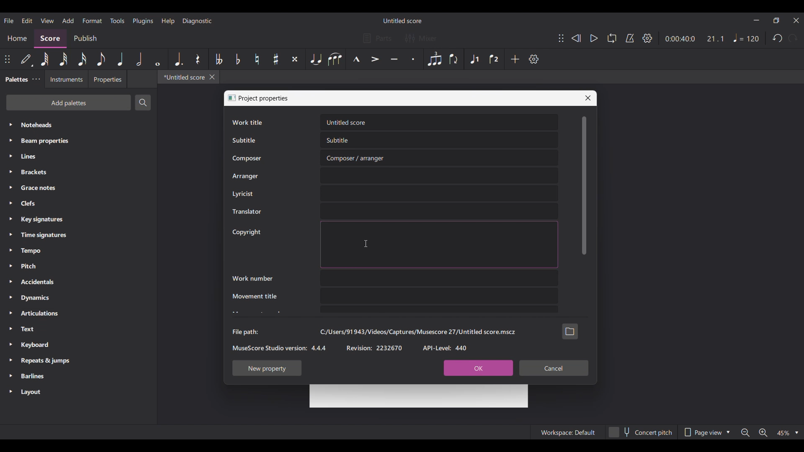 This screenshot has width=804, height=452. Describe the element at coordinates (630, 39) in the screenshot. I see `Metronome` at that location.